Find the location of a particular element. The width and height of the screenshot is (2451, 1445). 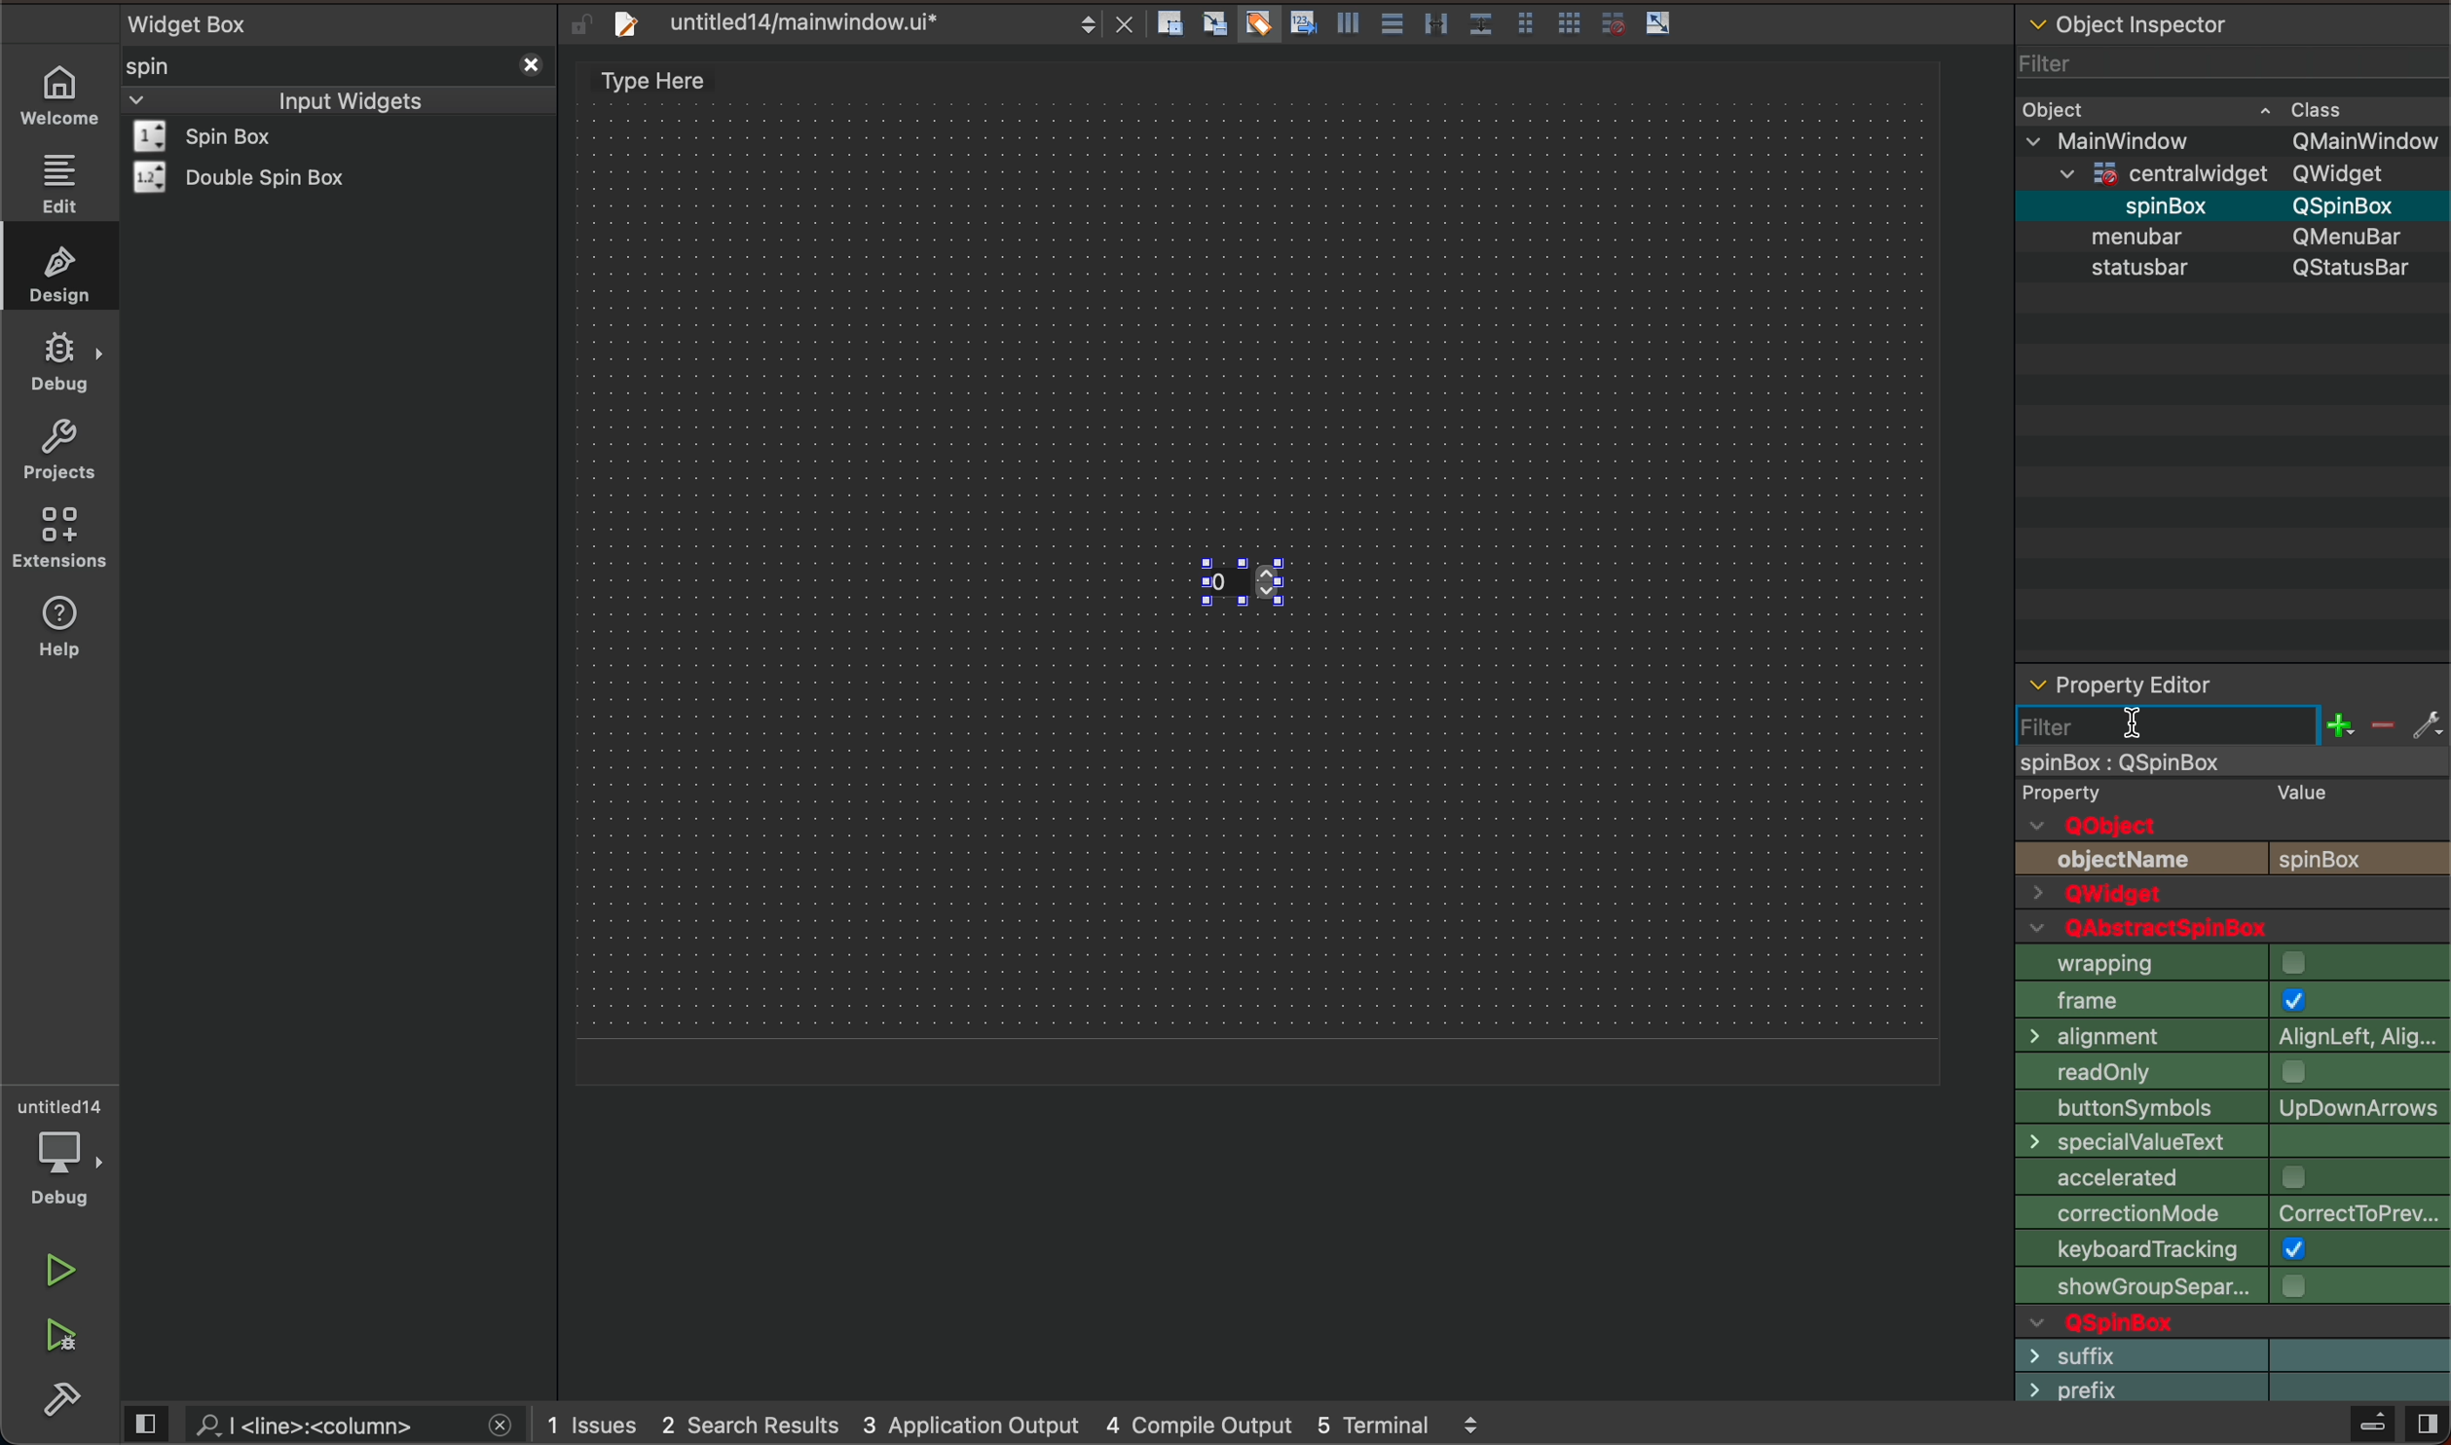

help is located at coordinates (68, 638).